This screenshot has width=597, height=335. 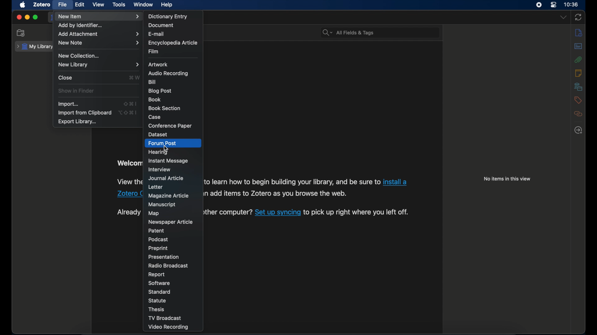 I want to click on export library, so click(x=78, y=122).